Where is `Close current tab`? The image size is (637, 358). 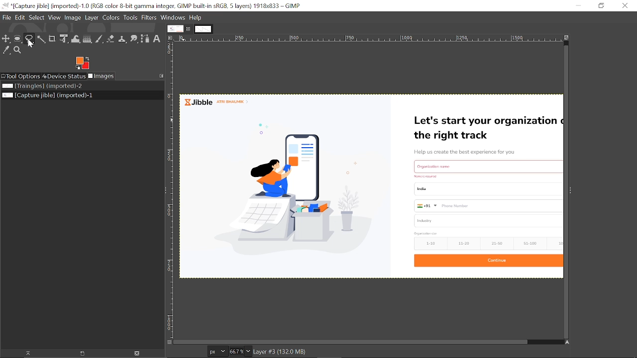
Close current tab is located at coordinates (189, 29).